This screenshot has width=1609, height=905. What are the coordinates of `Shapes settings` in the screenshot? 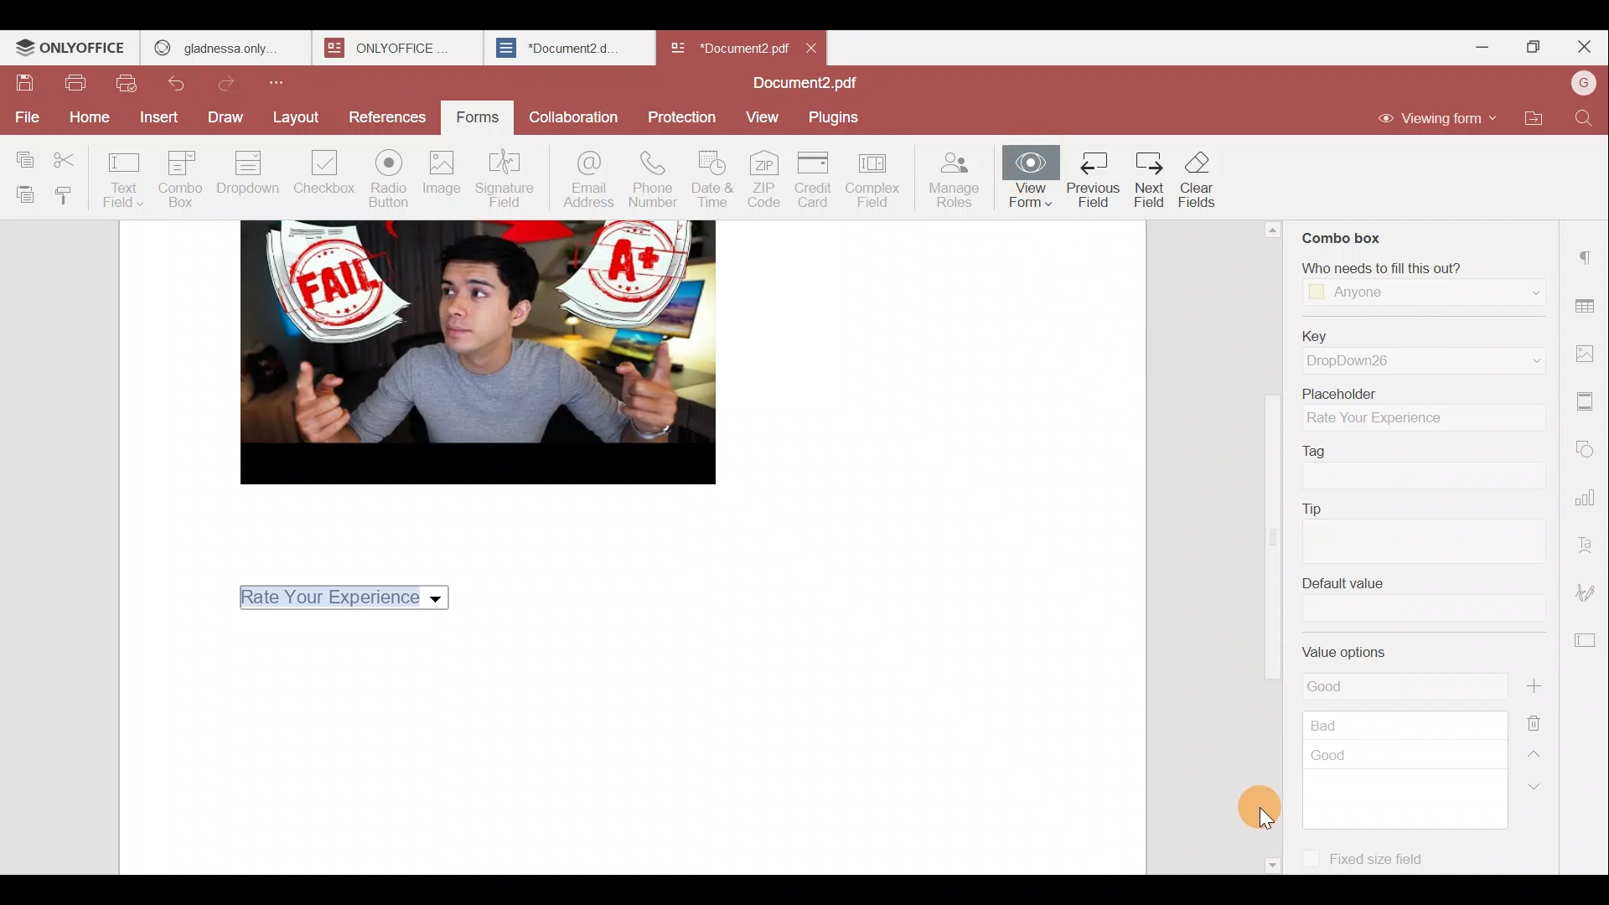 It's located at (1590, 446).